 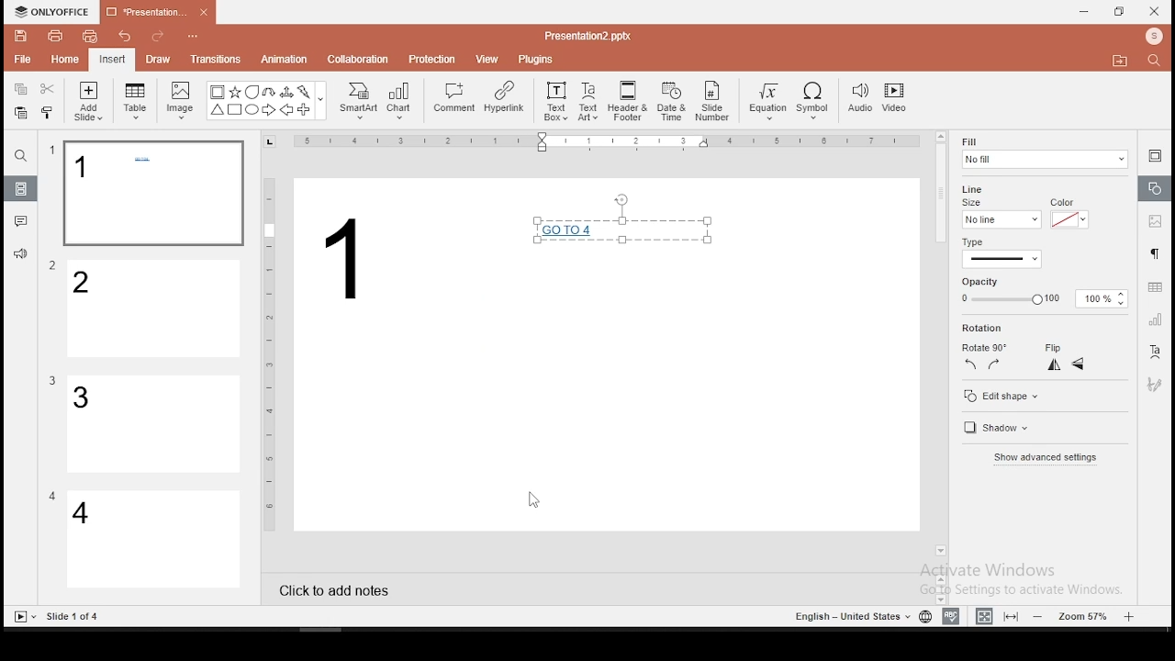 I want to click on , so click(x=321, y=102).